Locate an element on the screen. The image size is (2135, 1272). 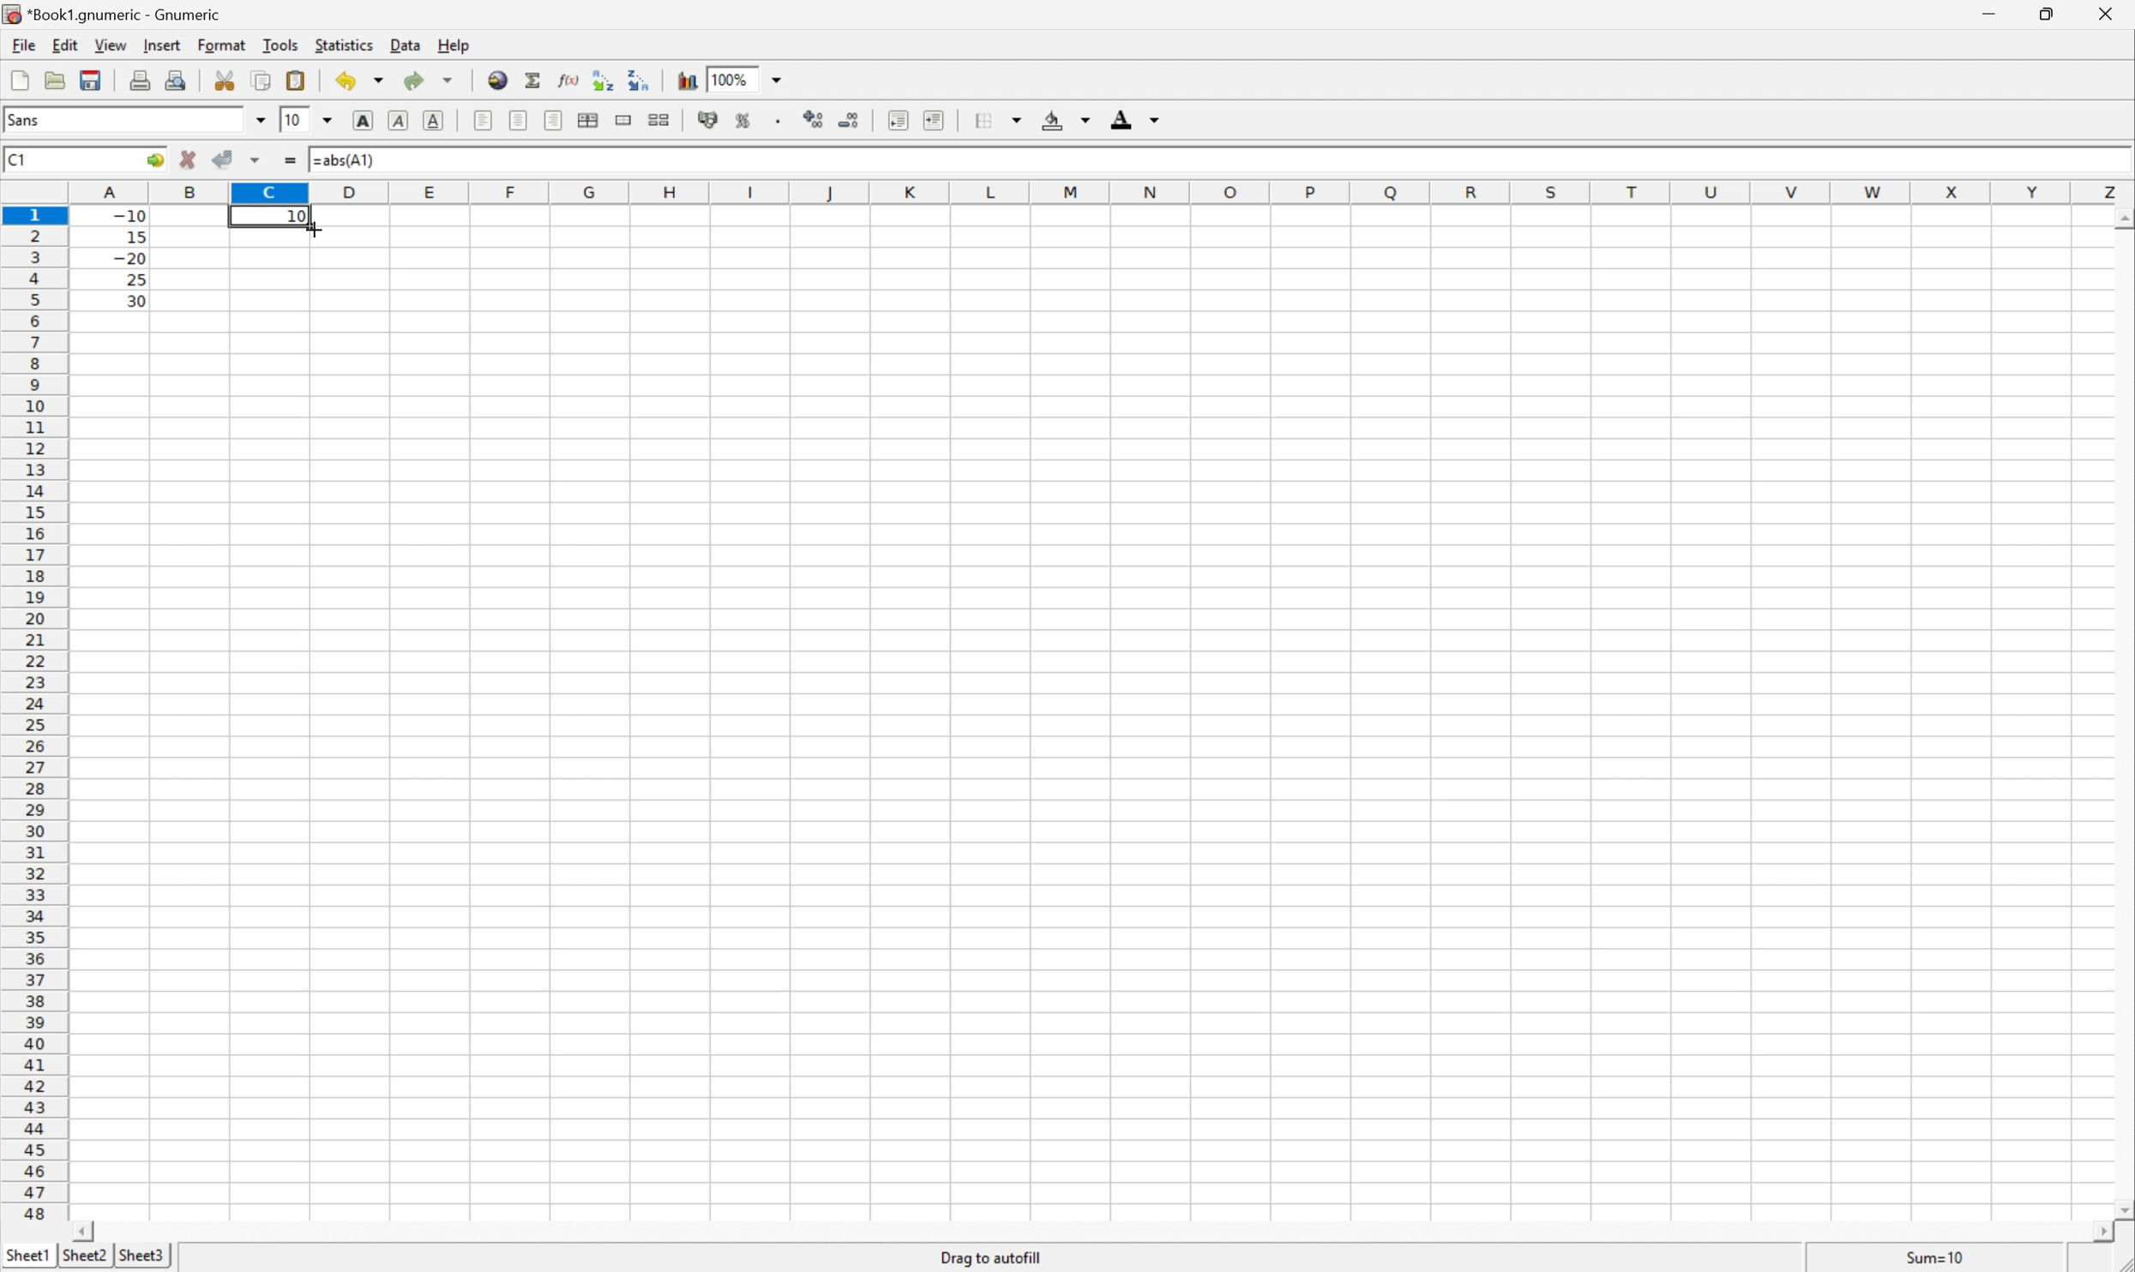
Cut the selection is located at coordinates (228, 81).